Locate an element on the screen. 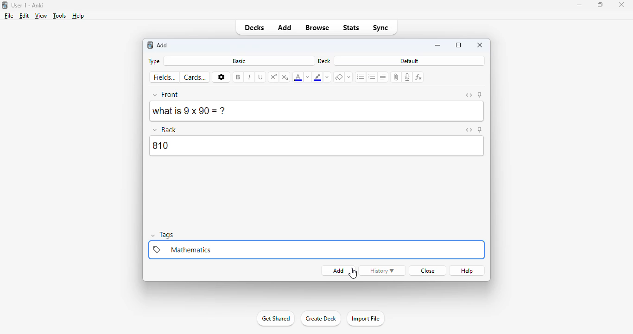 This screenshot has width=633, height=334. close is located at coordinates (480, 45).